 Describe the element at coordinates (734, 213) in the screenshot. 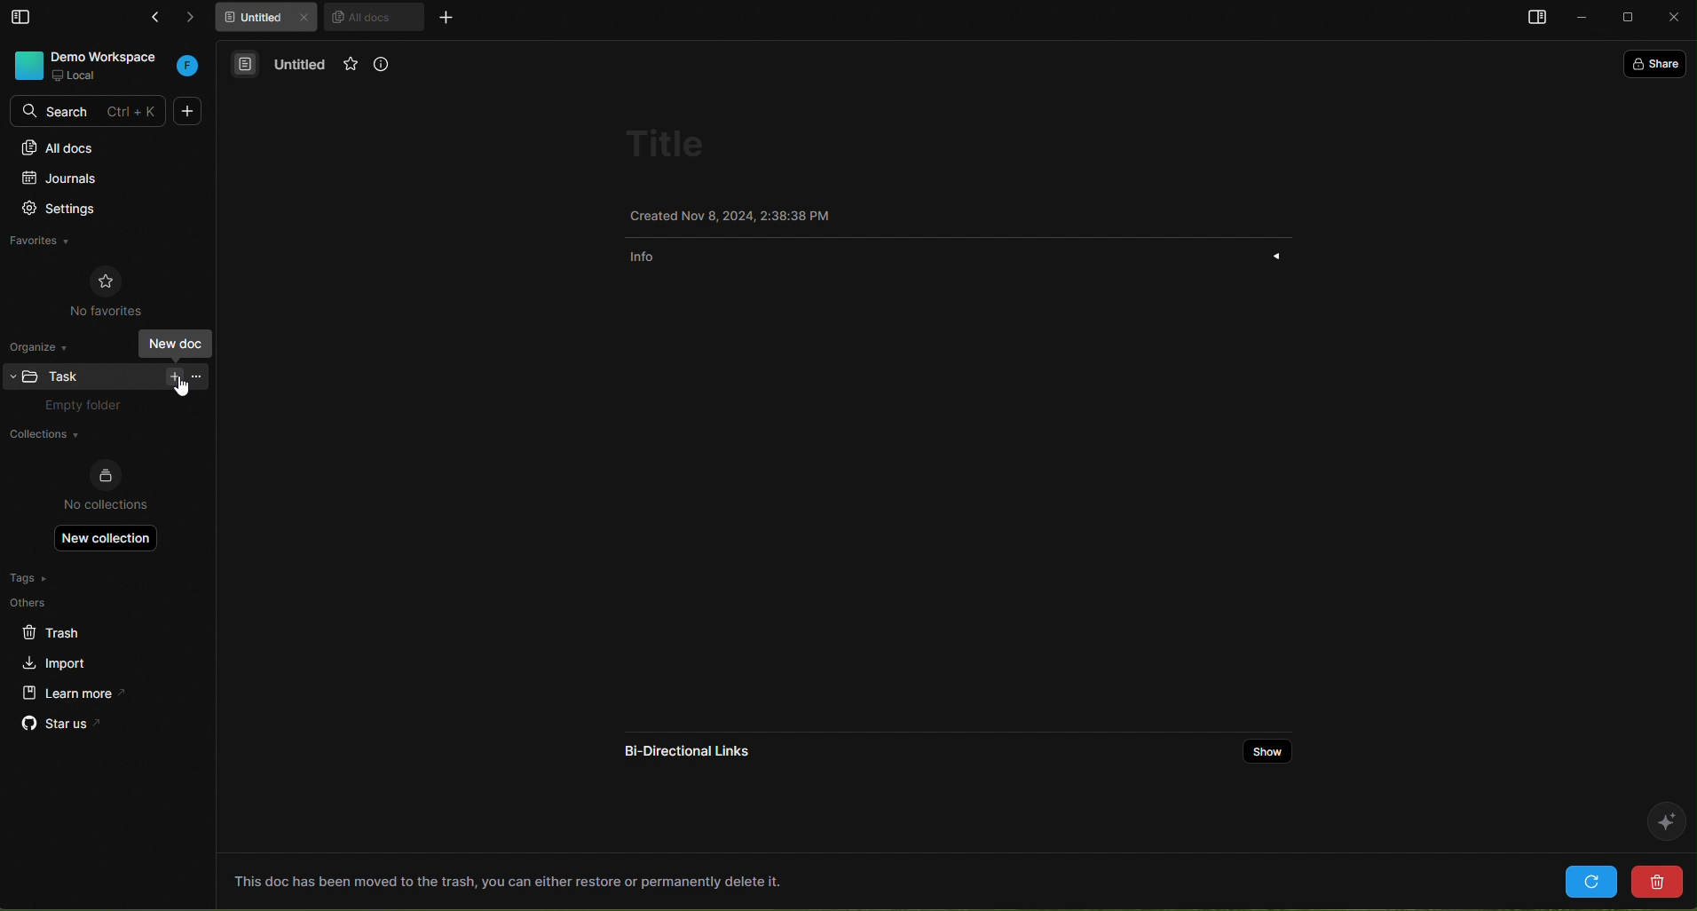

I see `Created Nov 8, 2024, 2:38:38 PM` at that location.